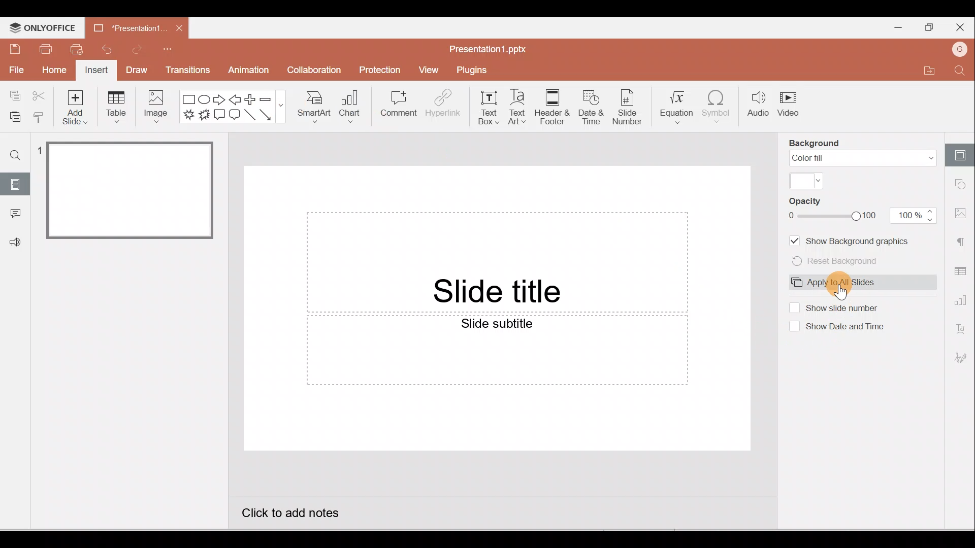 The height and width of the screenshot is (548, 975). Describe the element at coordinates (489, 107) in the screenshot. I see `Text box` at that location.